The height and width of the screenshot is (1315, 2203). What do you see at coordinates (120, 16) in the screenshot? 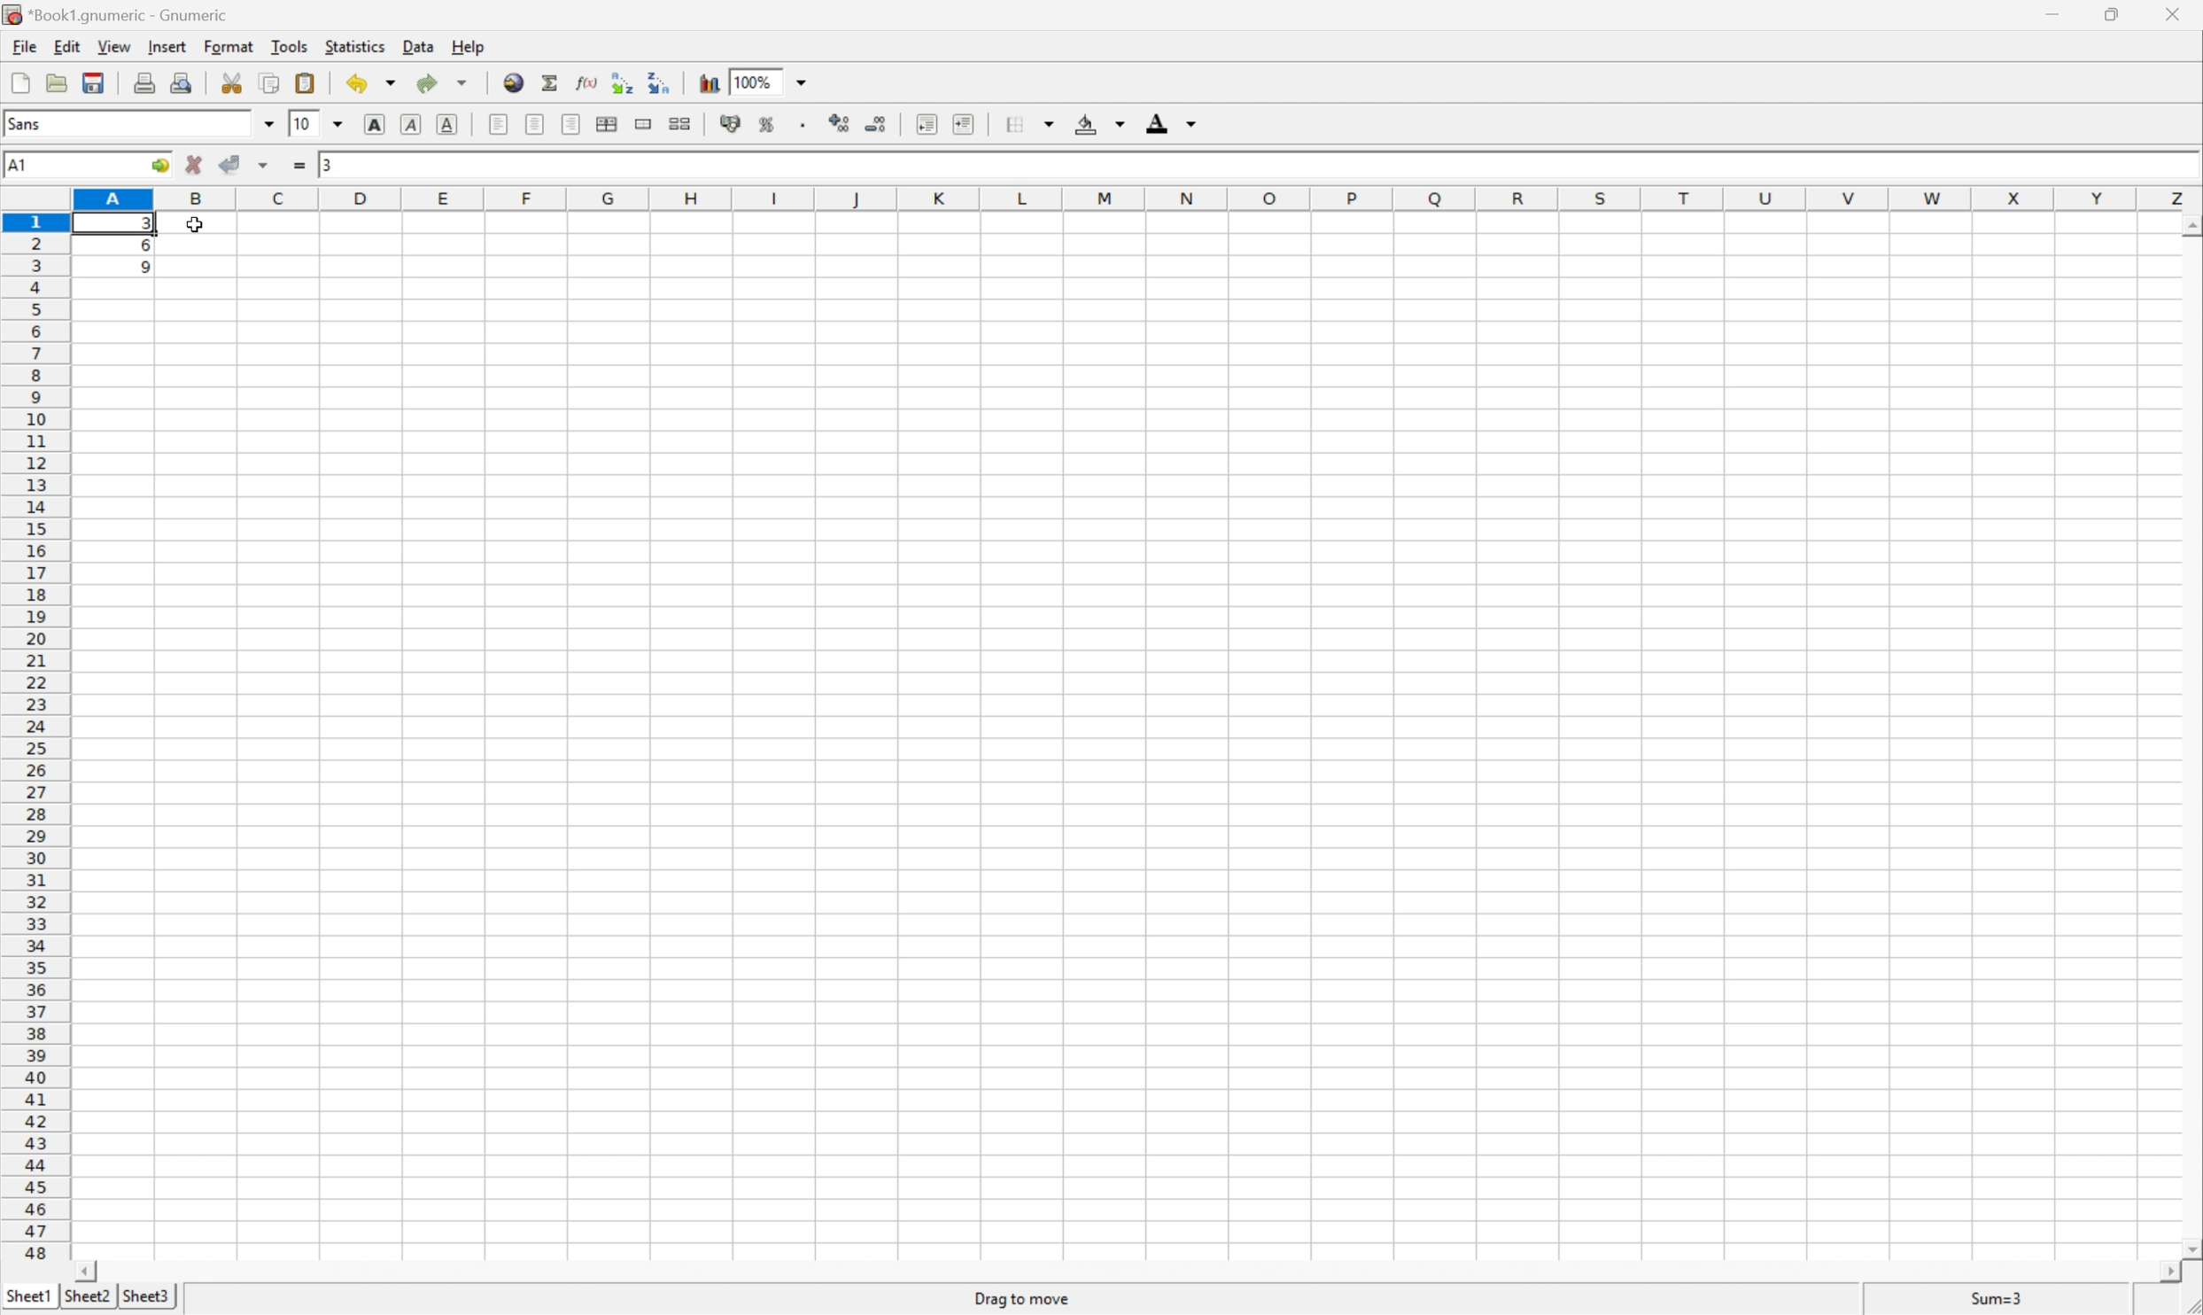
I see `*Book1.gnumeric - Gnumeric` at bounding box center [120, 16].